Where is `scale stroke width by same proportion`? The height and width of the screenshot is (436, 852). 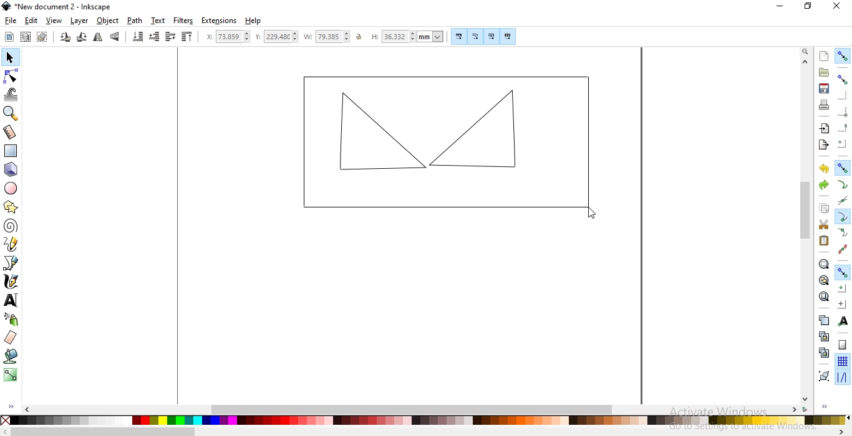
scale stroke width by same proportion is located at coordinates (457, 36).